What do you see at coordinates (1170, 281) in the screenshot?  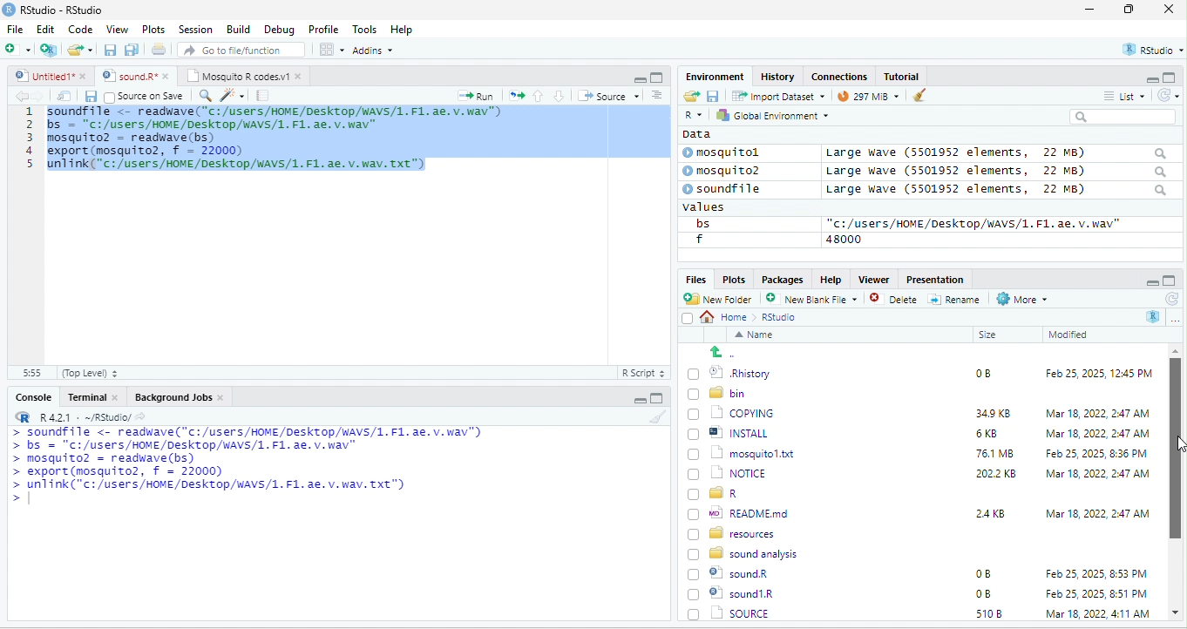 I see `maximize` at bounding box center [1170, 281].